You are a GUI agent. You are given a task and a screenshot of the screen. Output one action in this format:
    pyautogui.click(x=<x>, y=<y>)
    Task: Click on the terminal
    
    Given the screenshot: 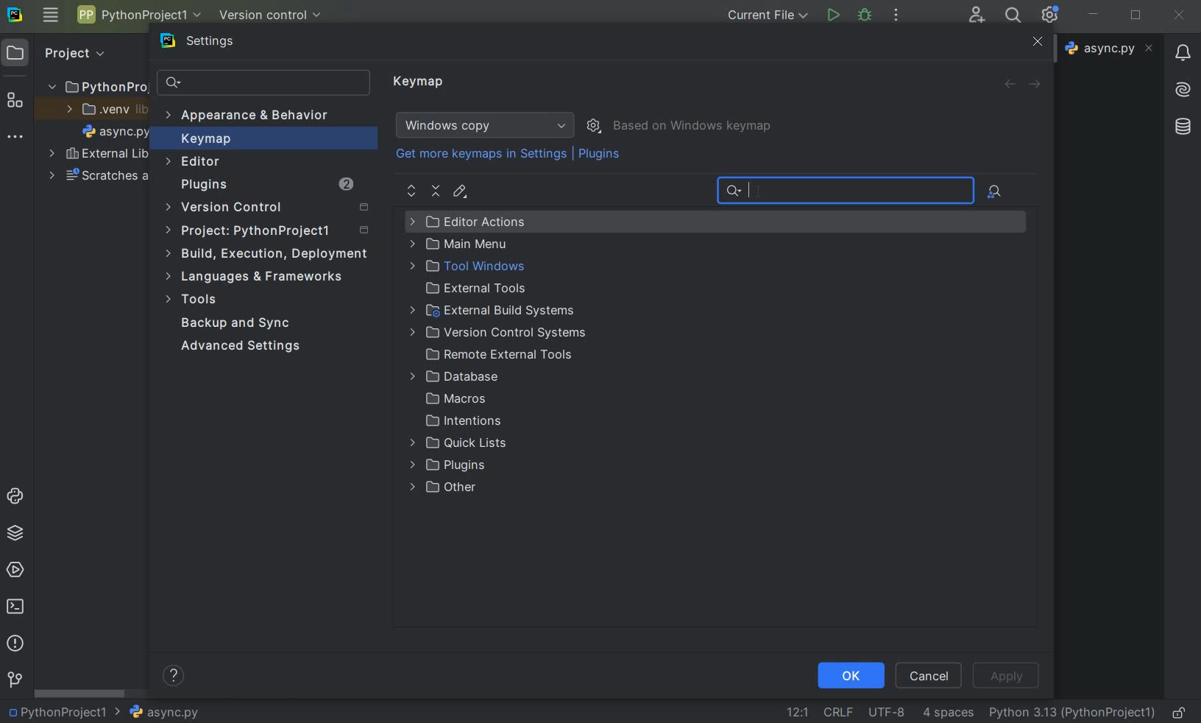 What is the action you would take?
    pyautogui.click(x=17, y=606)
    